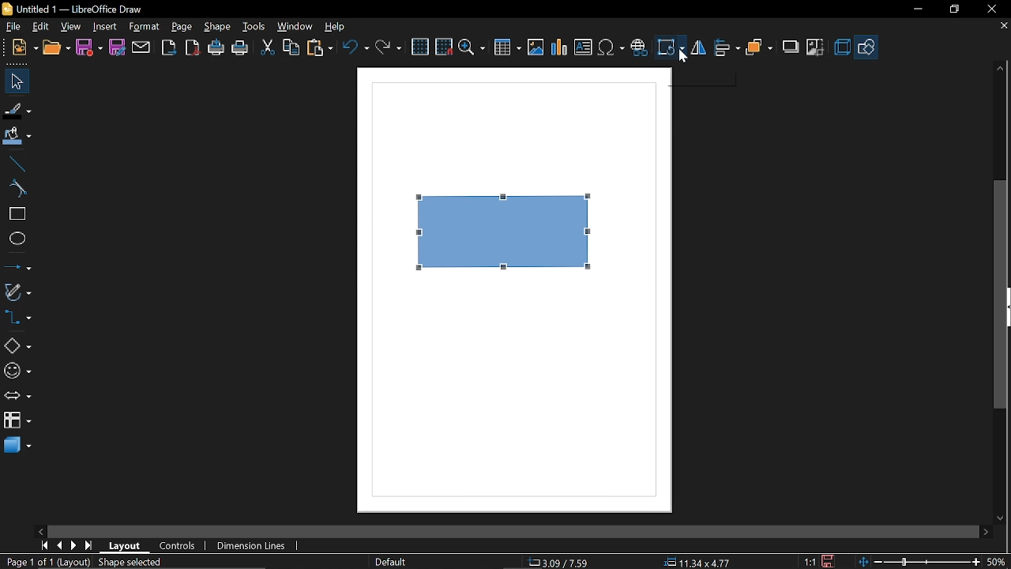 The width and height of the screenshot is (1011, 569). I want to click on Fill color, so click(17, 137).